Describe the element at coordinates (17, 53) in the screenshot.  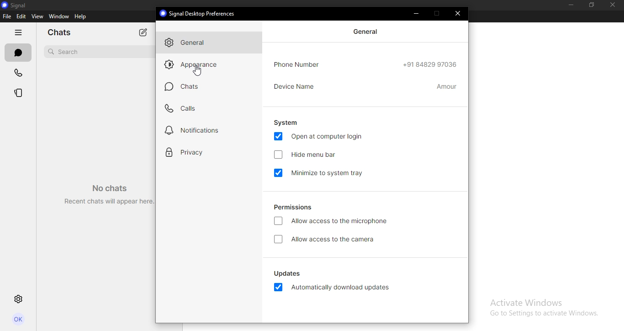
I see `chats` at that location.